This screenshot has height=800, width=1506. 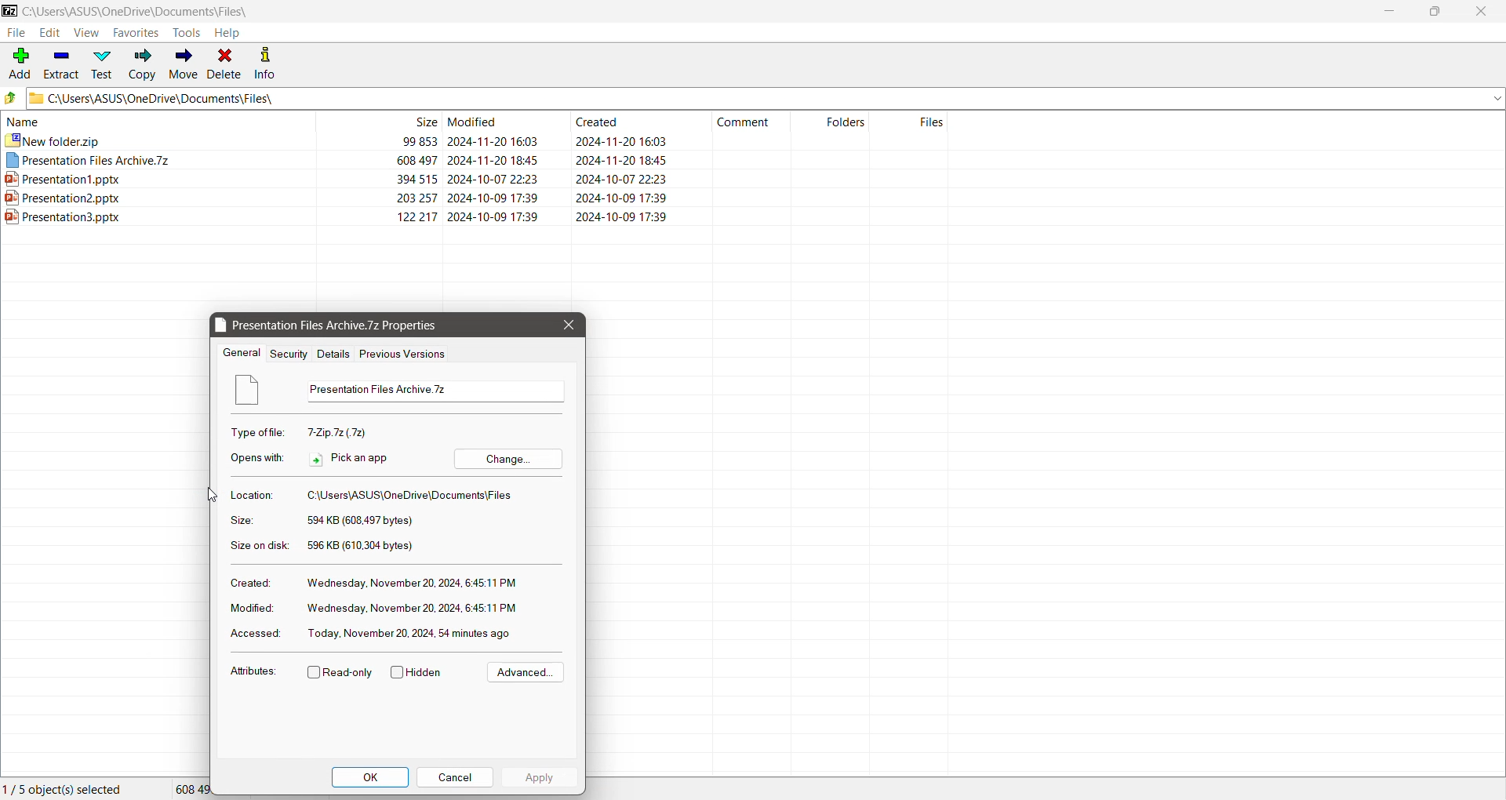 What do you see at coordinates (251, 583) in the screenshot?
I see `Created` at bounding box center [251, 583].